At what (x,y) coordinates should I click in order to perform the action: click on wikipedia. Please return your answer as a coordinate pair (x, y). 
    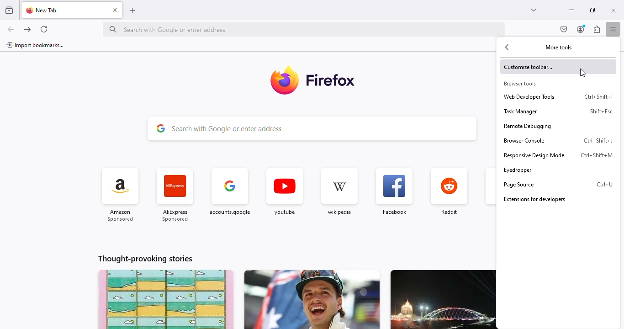
    Looking at the image, I should click on (338, 192).